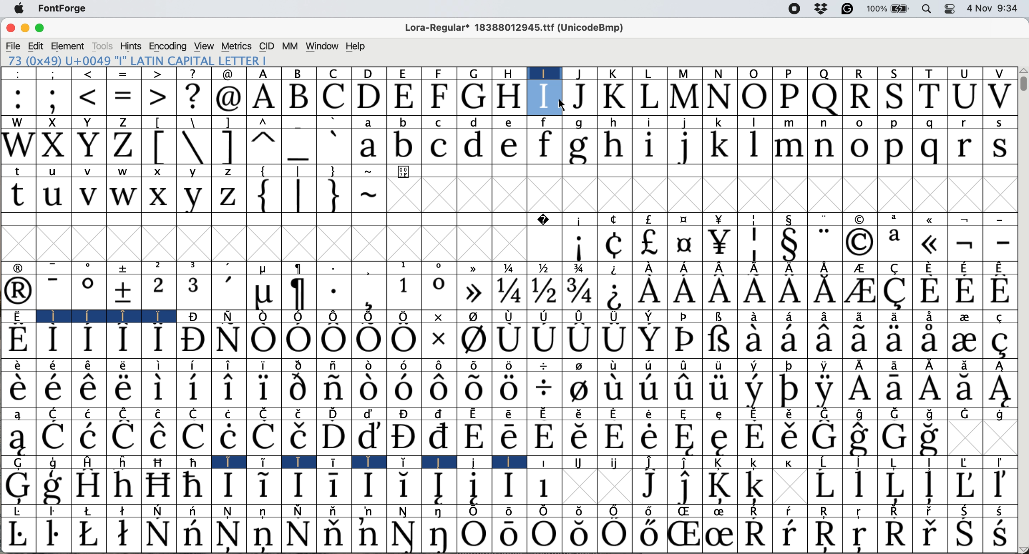 The image size is (1029, 554). I want to click on ;, so click(54, 99).